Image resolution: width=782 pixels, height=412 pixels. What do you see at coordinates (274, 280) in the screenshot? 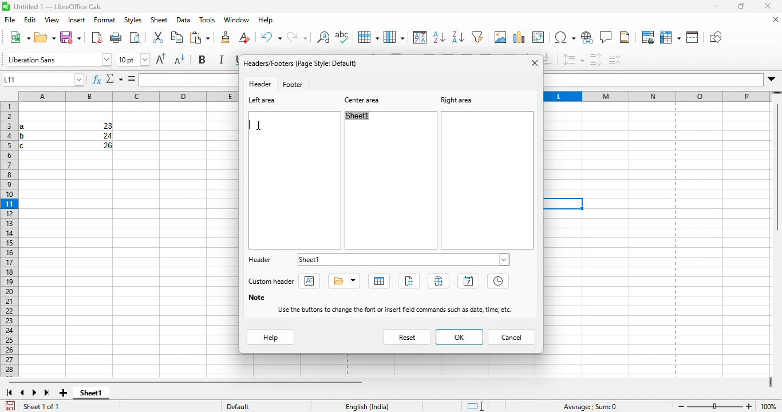
I see `custom header` at bounding box center [274, 280].